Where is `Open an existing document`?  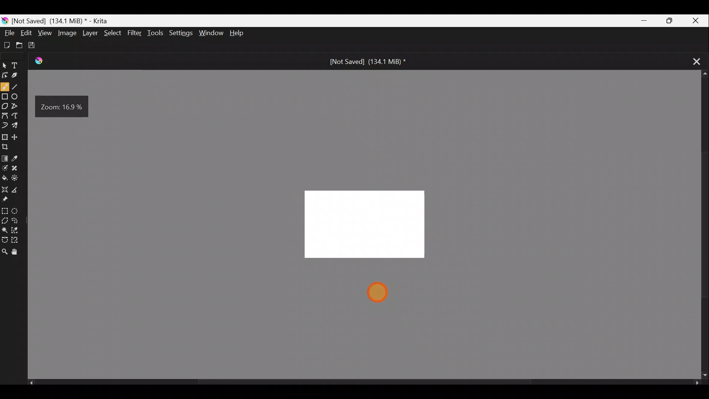
Open an existing document is located at coordinates (23, 45).